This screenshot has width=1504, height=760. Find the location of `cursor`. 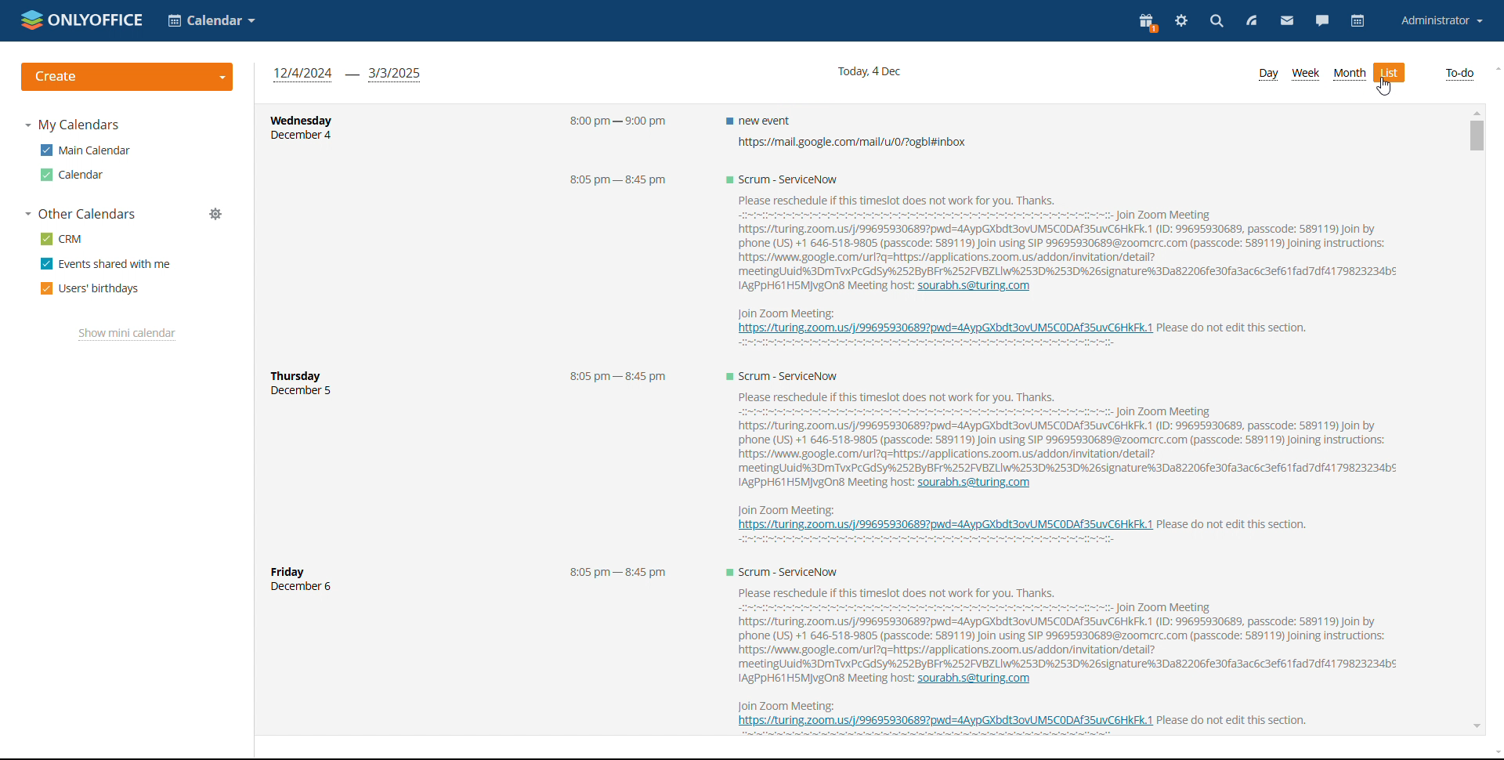

cursor is located at coordinates (1385, 86).